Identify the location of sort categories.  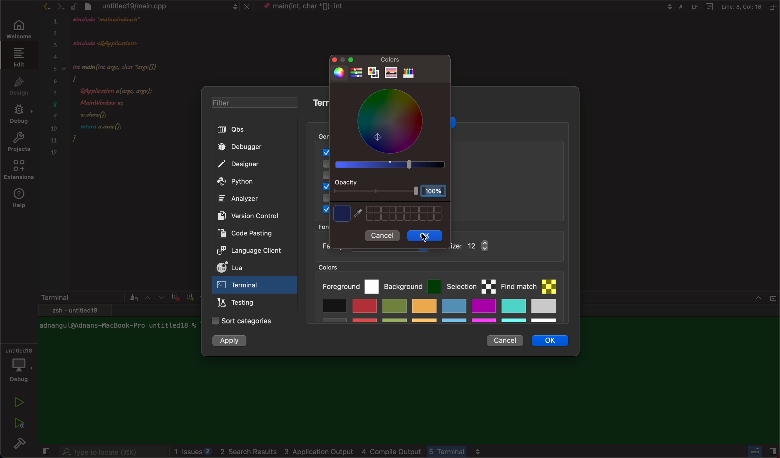
(243, 321).